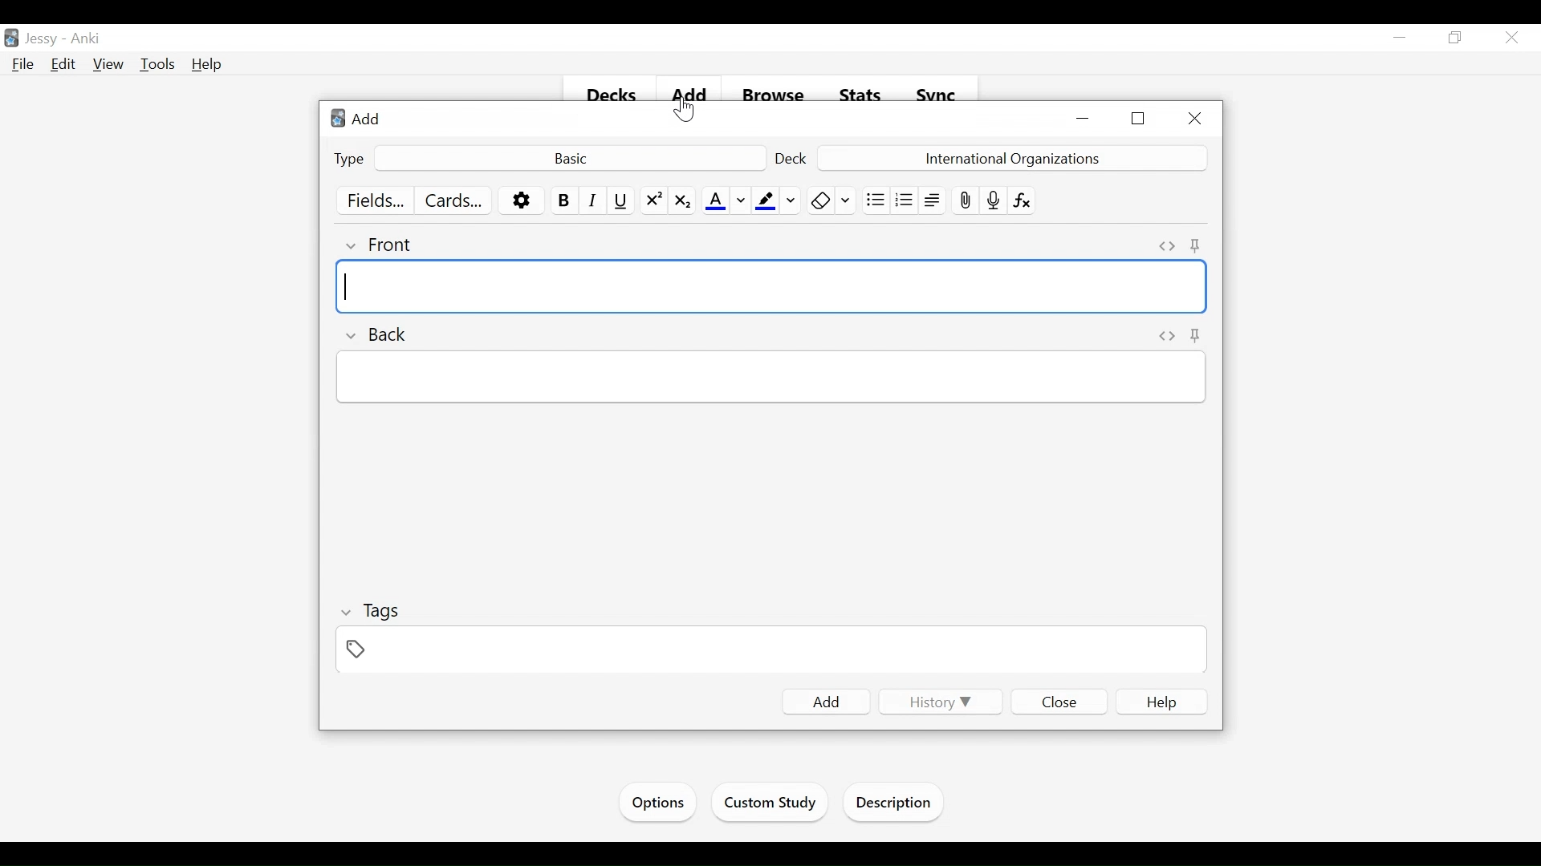 This screenshot has width=1541, height=866. I want to click on Help, so click(1161, 701).